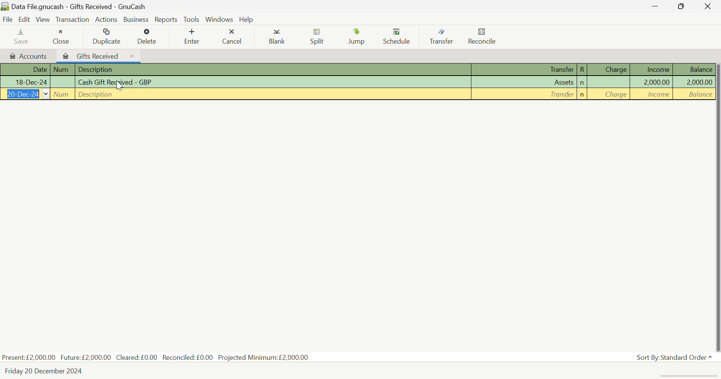  I want to click on Blank, so click(278, 37).